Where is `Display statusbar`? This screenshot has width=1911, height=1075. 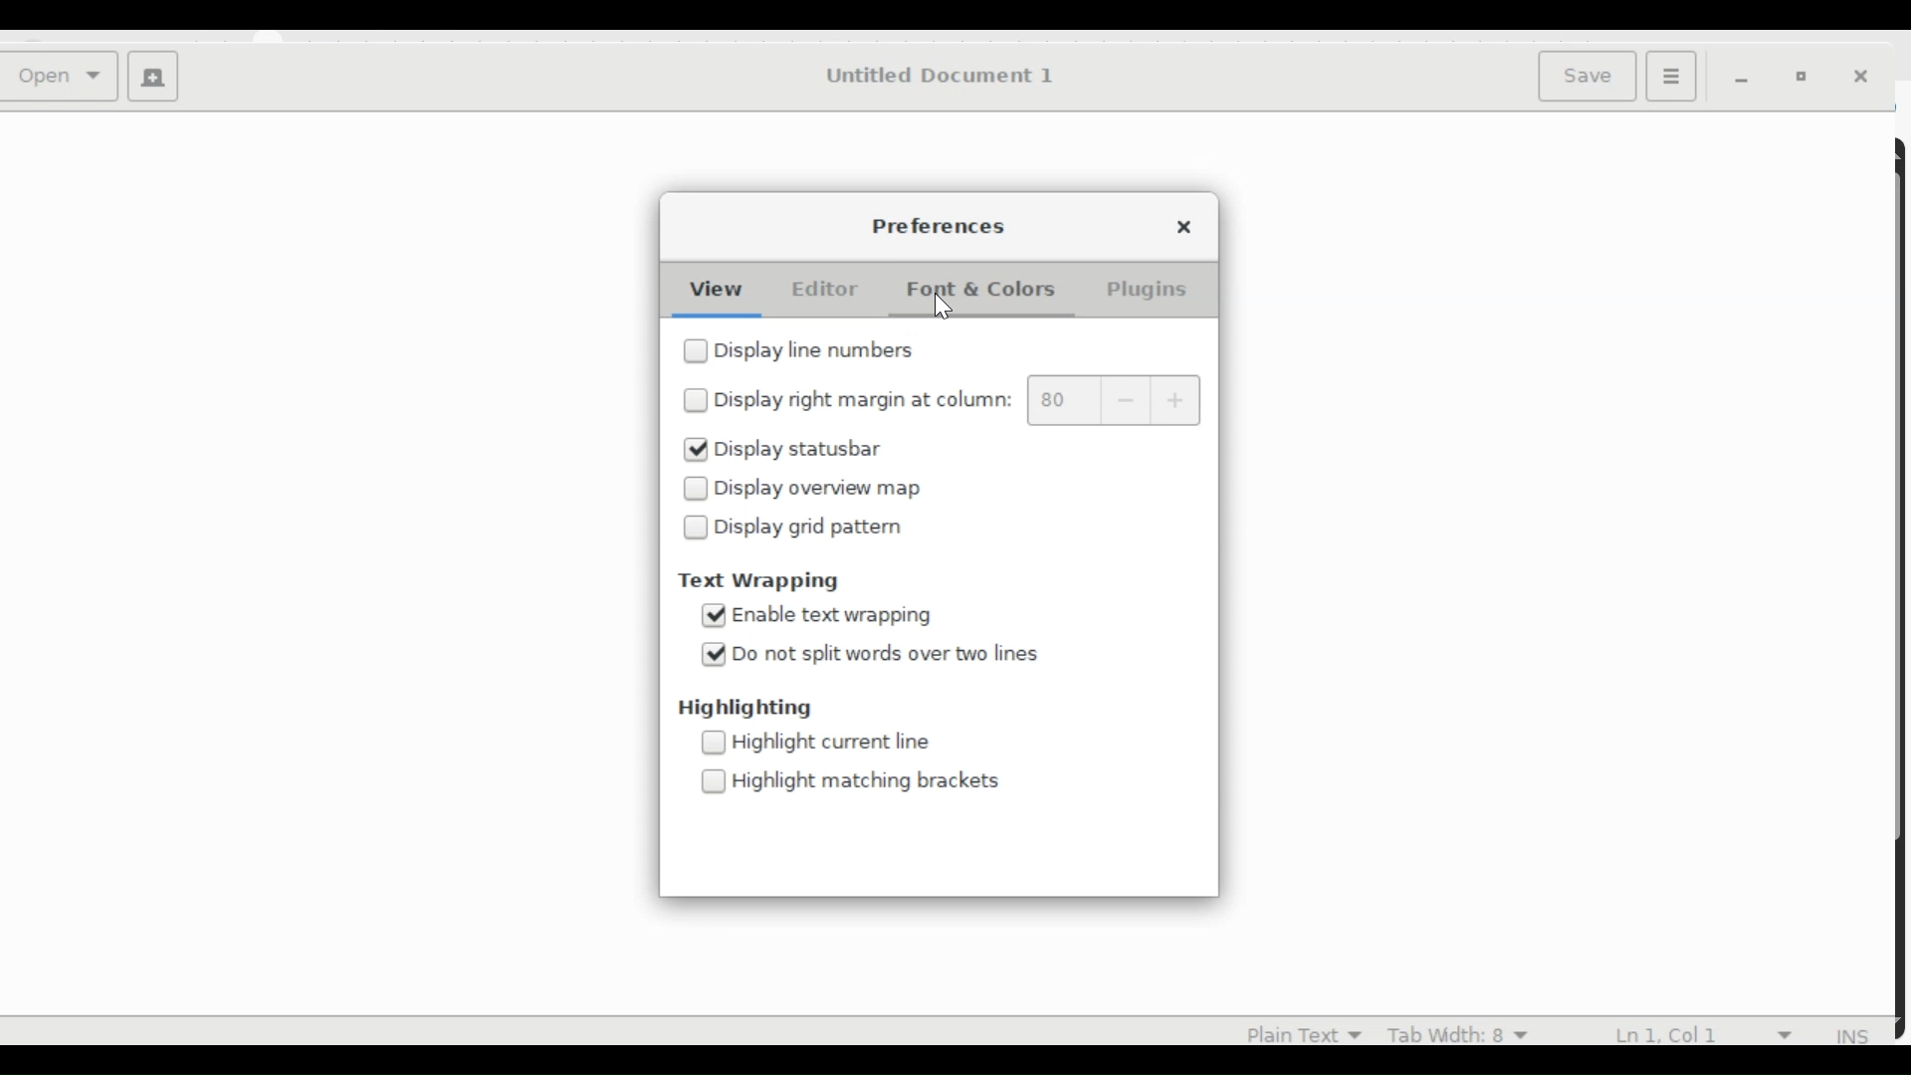 Display statusbar is located at coordinates (804, 451).